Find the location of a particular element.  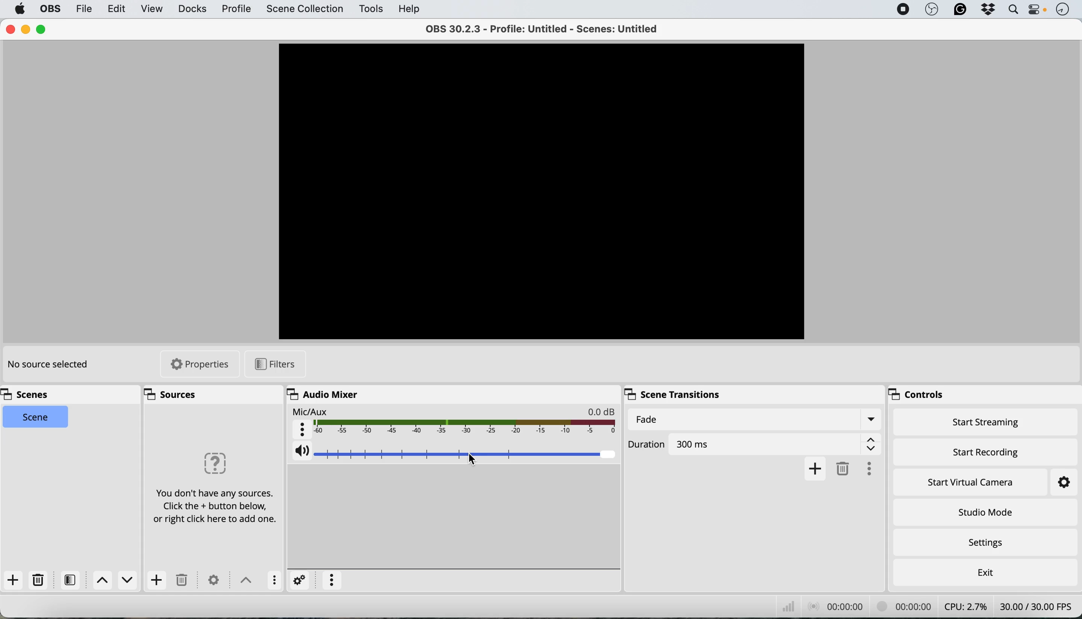

time is located at coordinates (1065, 10).